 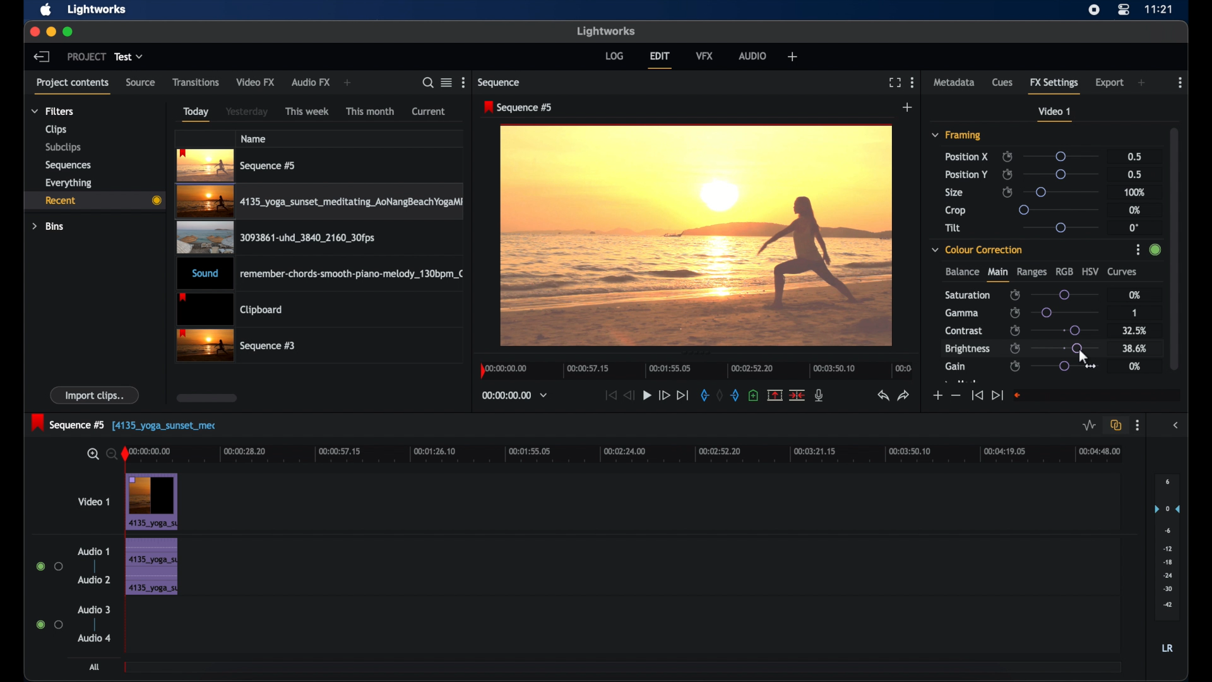 What do you see at coordinates (1133, 349) in the screenshot?
I see `38.6%` at bounding box center [1133, 349].